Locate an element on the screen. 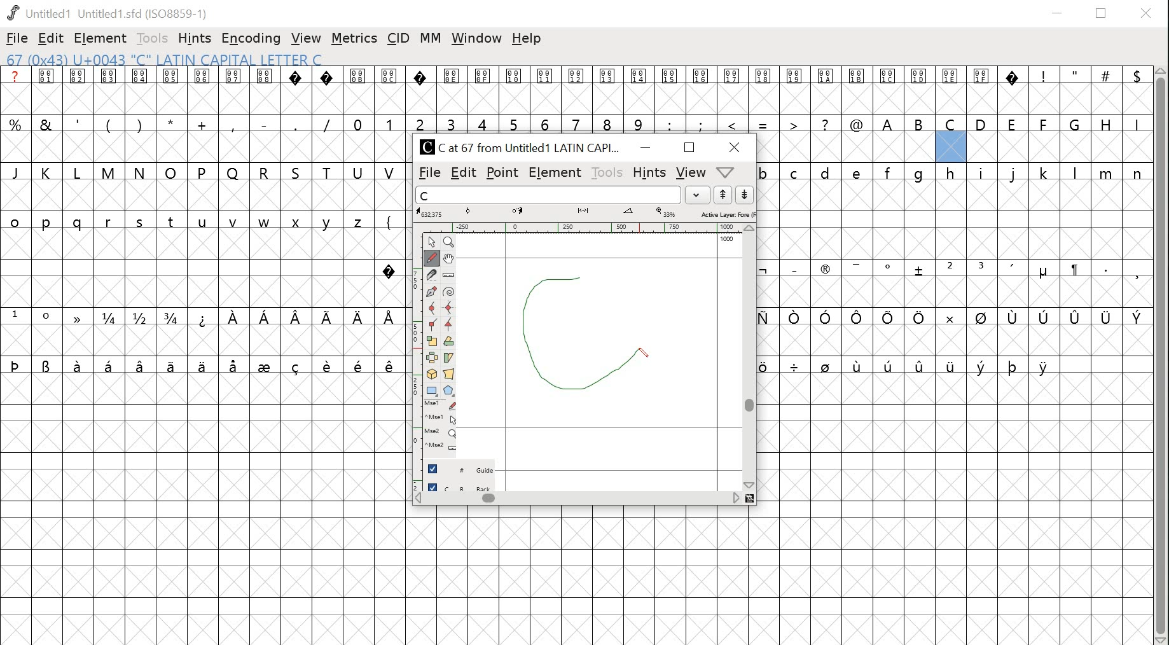  mouse left button + Ctrl is located at coordinates (443, 420).